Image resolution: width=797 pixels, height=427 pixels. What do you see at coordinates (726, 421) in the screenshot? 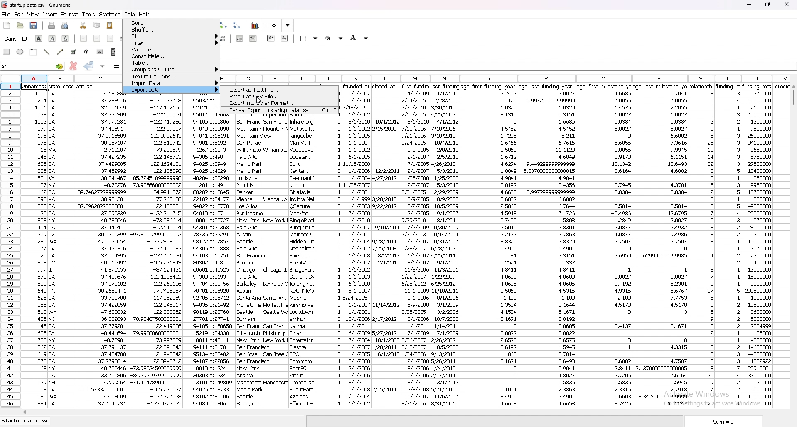
I see `sum` at bounding box center [726, 421].